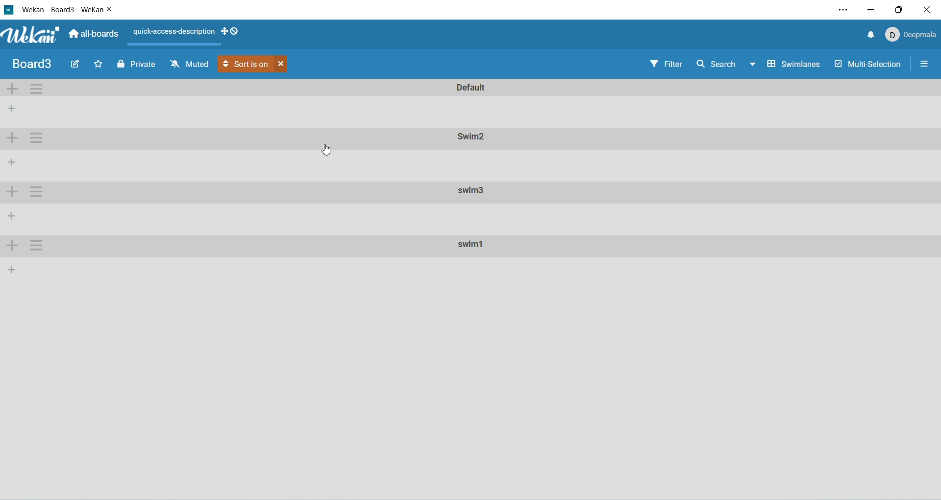  Describe the element at coordinates (868, 65) in the screenshot. I see `multi-selection` at that location.